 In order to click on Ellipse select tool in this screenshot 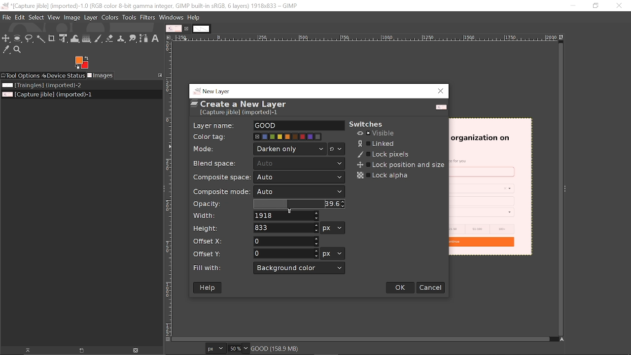, I will do `click(18, 39)`.